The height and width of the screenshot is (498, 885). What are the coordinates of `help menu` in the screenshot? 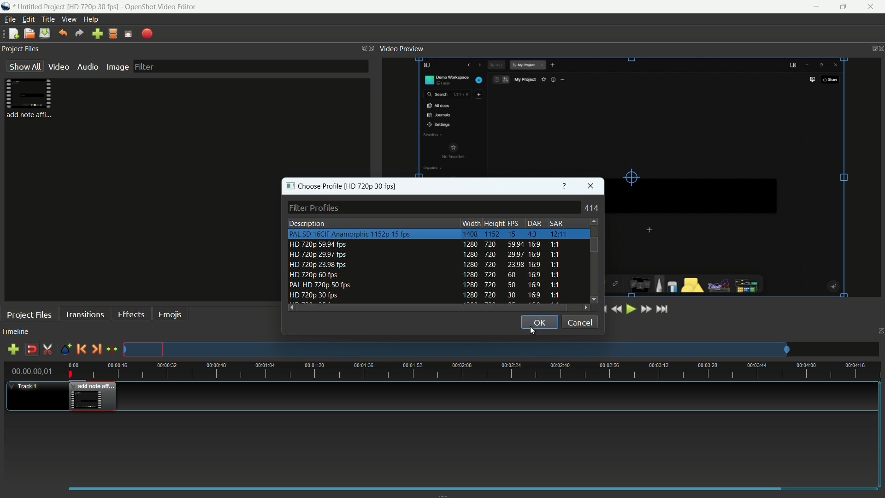 It's located at (90, 19).